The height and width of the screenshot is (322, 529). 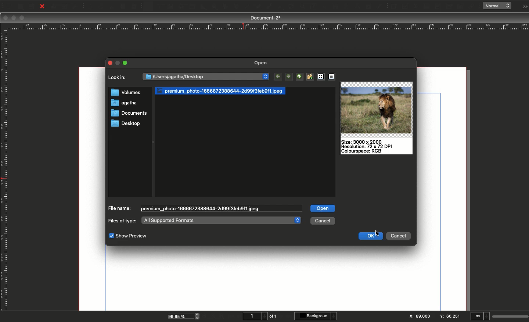 What do you see at coordinates (257, 7) in the screenshot?
I see `Bézier curve` at bounding box center [257, 7].